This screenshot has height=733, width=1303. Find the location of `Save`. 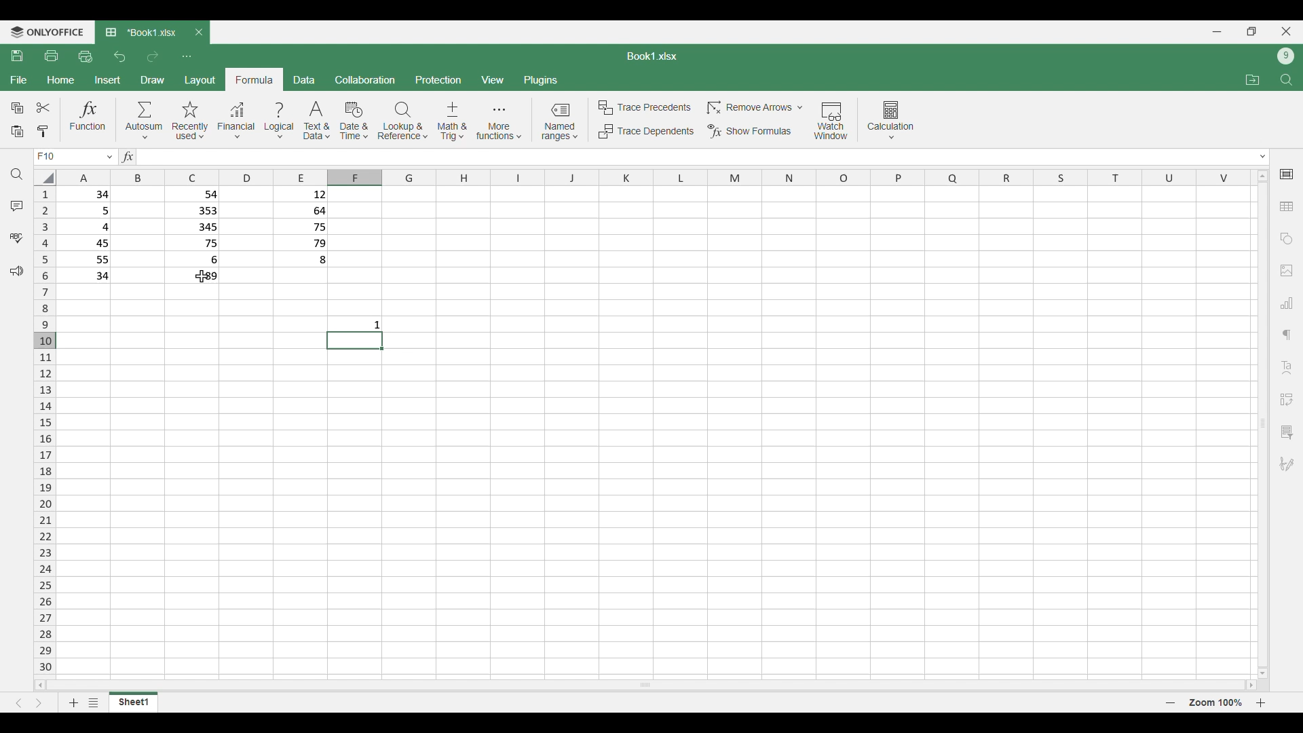

Save is located at coordinates (18, 56).